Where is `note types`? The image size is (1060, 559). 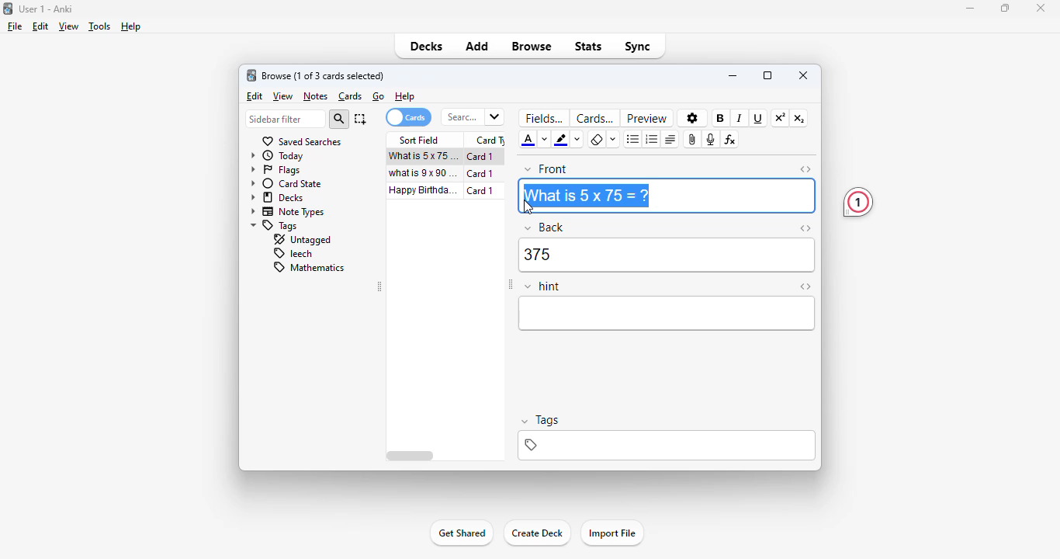 note types is located at coordinates (286, 212).